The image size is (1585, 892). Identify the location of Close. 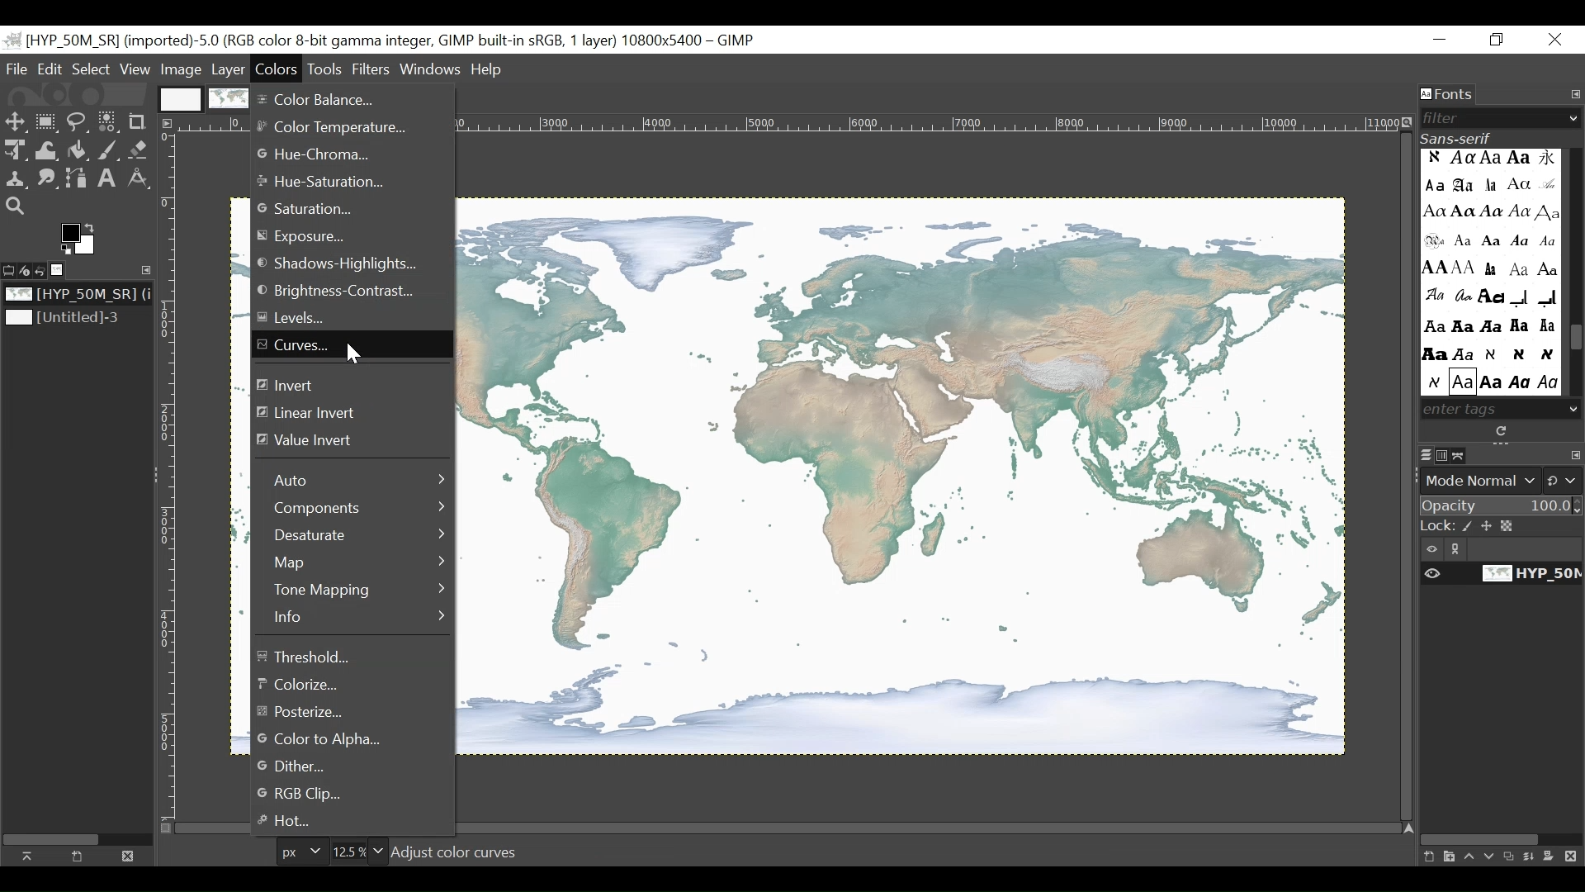
(125, 855).